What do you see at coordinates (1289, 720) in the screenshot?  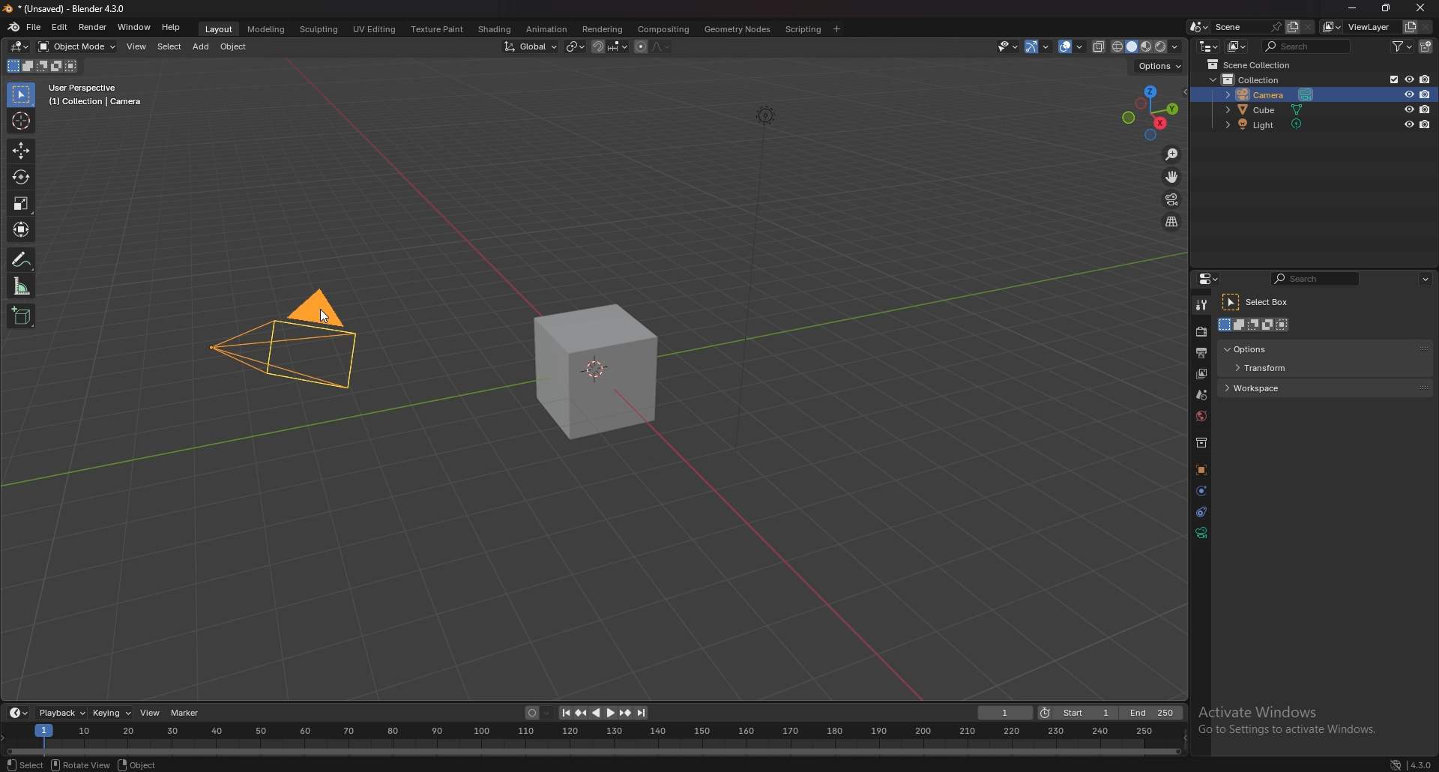 I see `` at bounding box center [1289, 720].